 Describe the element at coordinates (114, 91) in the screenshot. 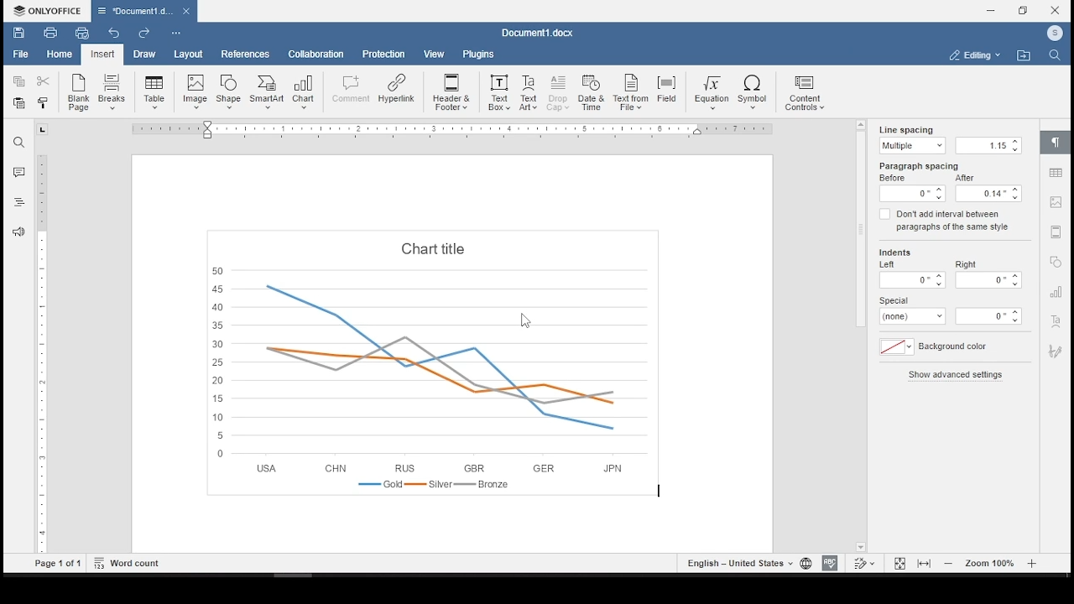

I see `insert page break` at that location.